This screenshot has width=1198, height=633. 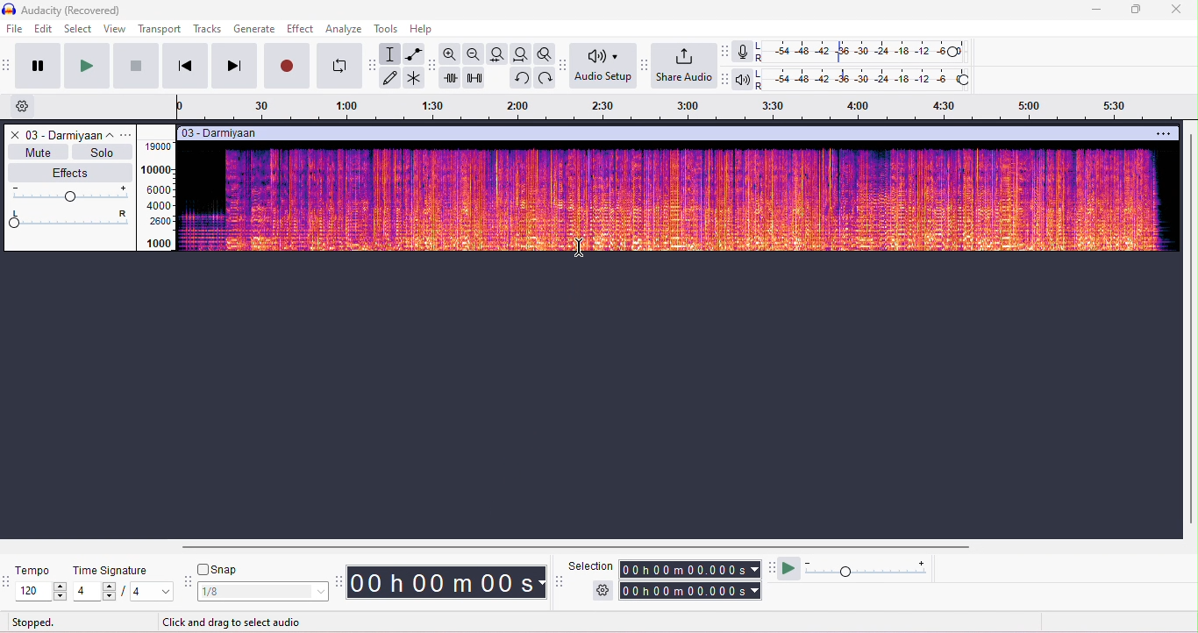 What do you see at coordinates (35, 65) in the screenshot?
I see `pause` at bounding box center [35, 65].